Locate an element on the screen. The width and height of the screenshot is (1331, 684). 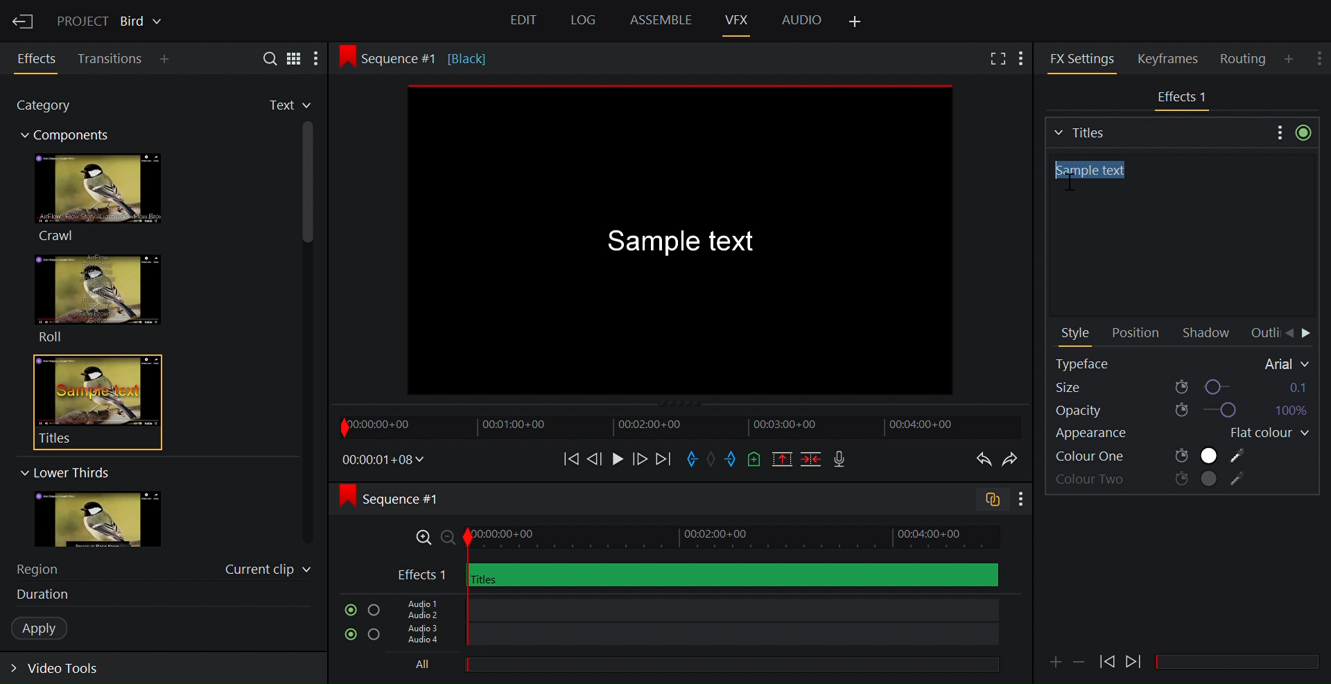
Shadow is located at coordinates (1210, 334).